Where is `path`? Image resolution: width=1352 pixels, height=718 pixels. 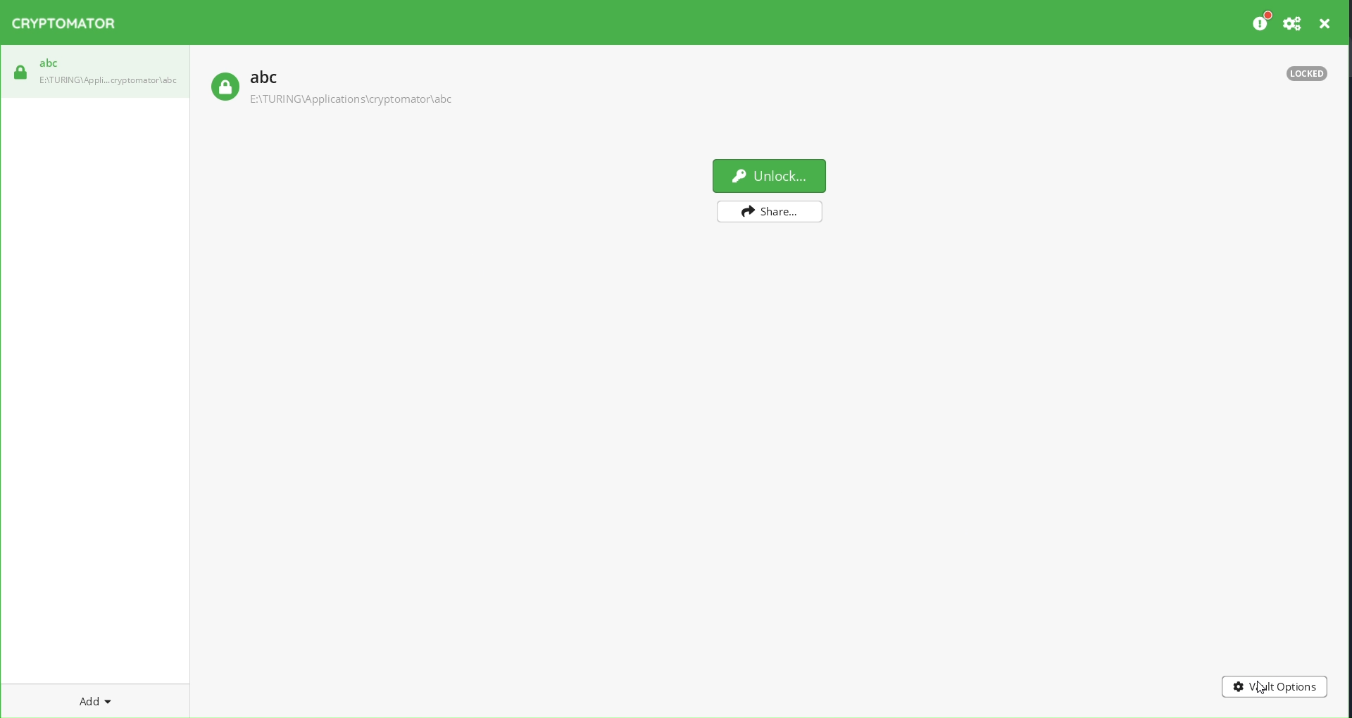
path is located at coordinates (349, 100).